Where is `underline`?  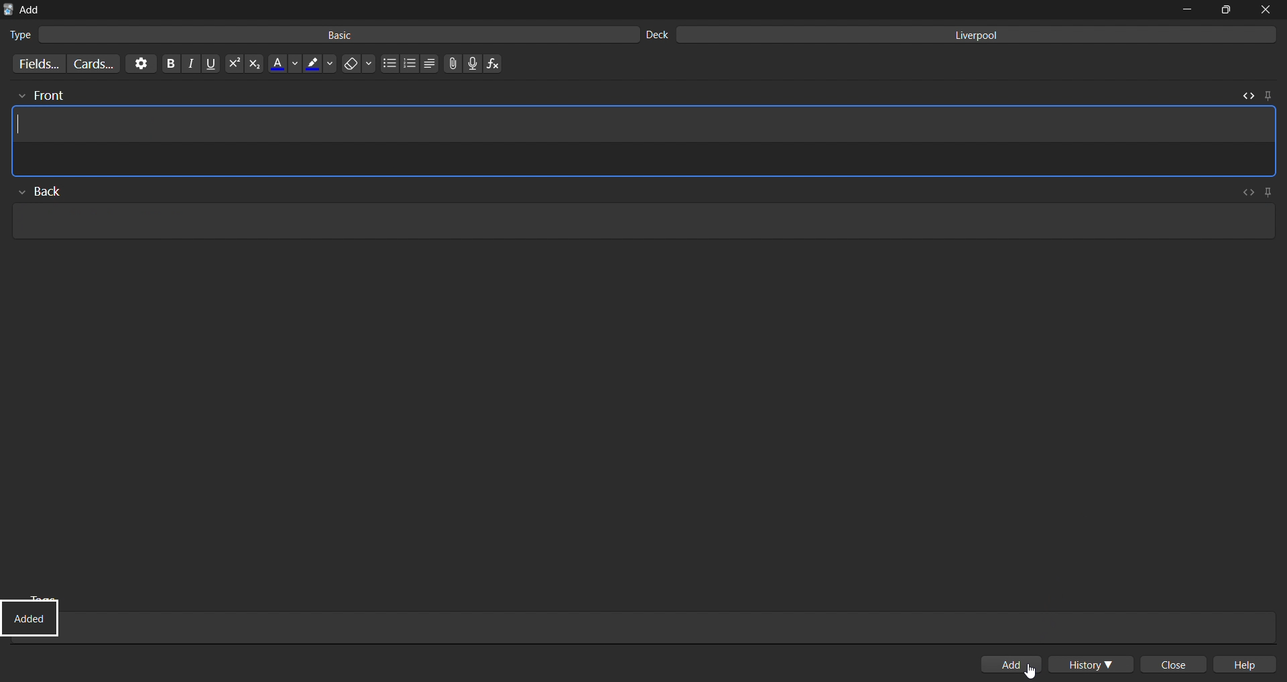 underline is located at coordinates (212, 64).